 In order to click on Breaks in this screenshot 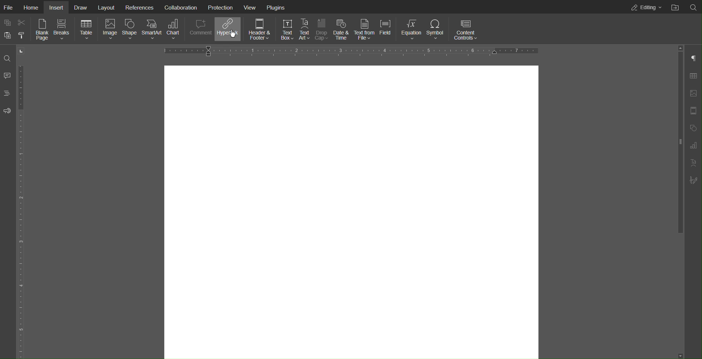, I will do `click(64, 30)`.